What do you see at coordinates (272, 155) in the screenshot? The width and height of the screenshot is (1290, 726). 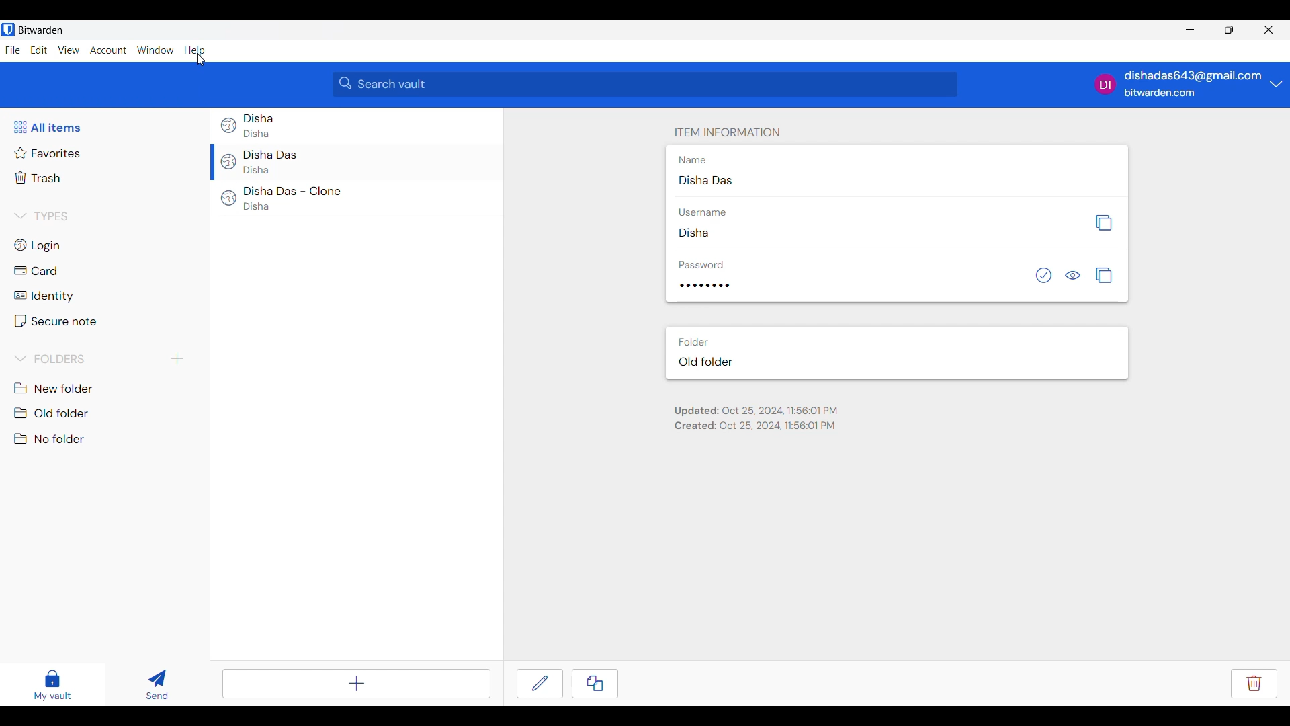 I see `Disha Das - item in the vault` at bounding box center [272, 155].